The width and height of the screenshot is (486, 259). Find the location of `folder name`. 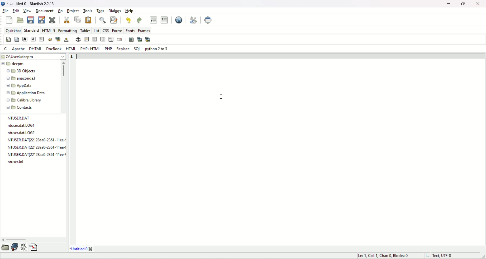

folder name is located at coordinates (17, 64).